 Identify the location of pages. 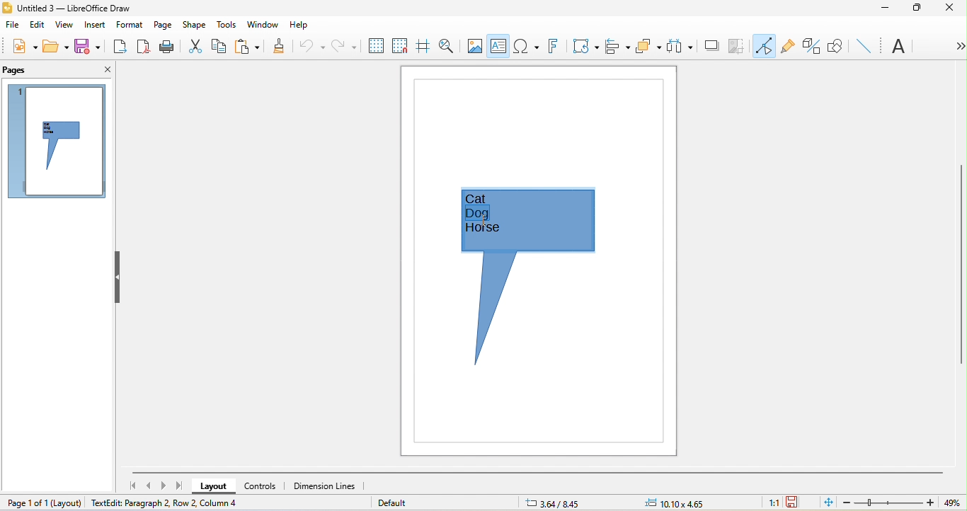
(18, 69).